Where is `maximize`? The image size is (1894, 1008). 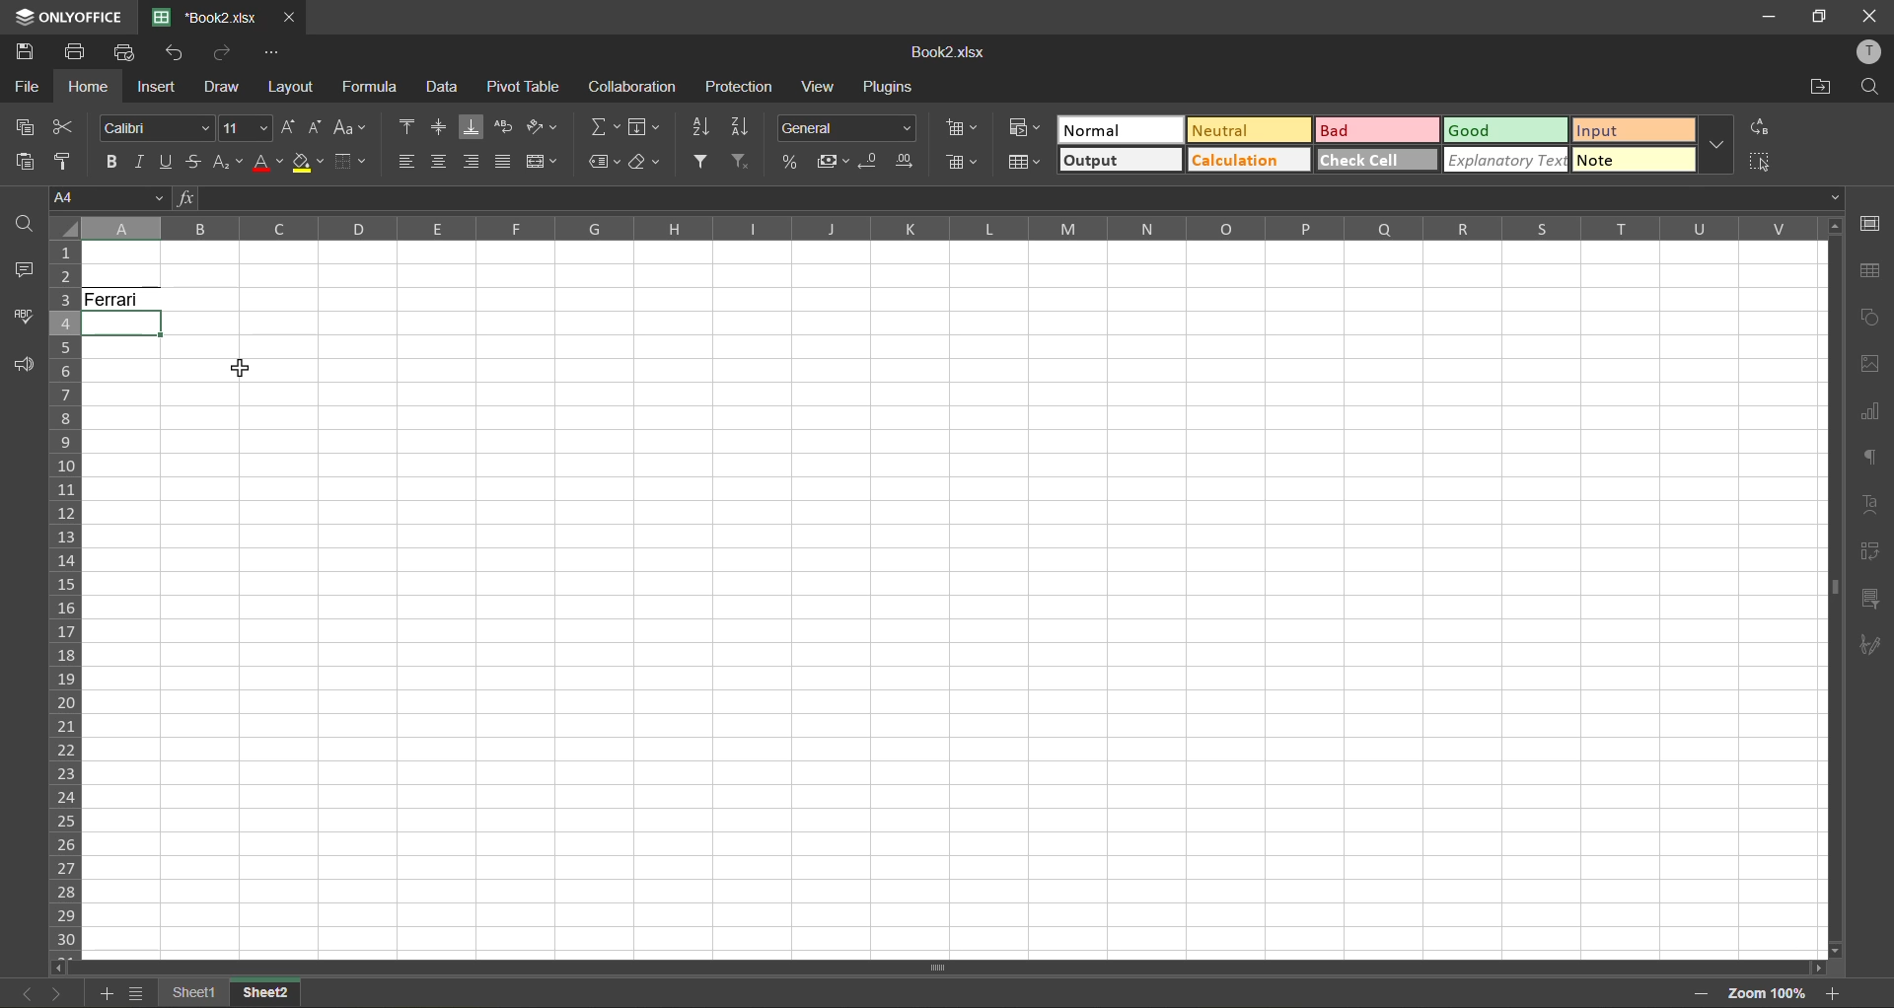
maximize is located at coordinates (1818, 15).